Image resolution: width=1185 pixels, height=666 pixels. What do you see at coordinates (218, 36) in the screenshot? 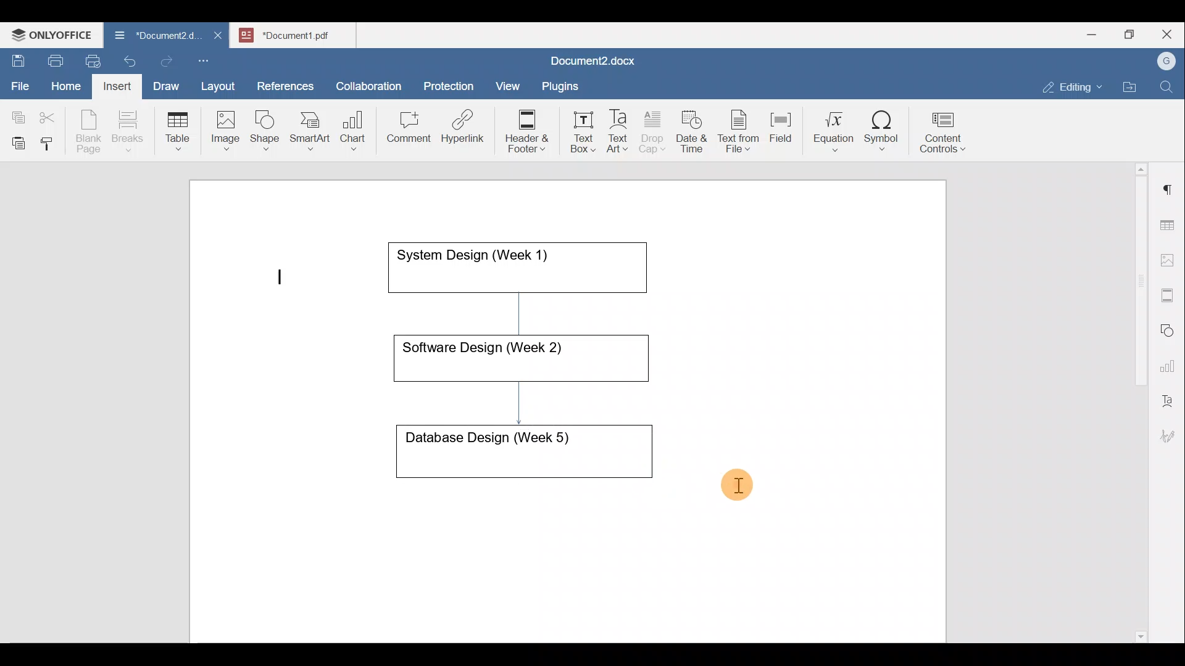
I see `Close document` at bounding box center [218, 36].